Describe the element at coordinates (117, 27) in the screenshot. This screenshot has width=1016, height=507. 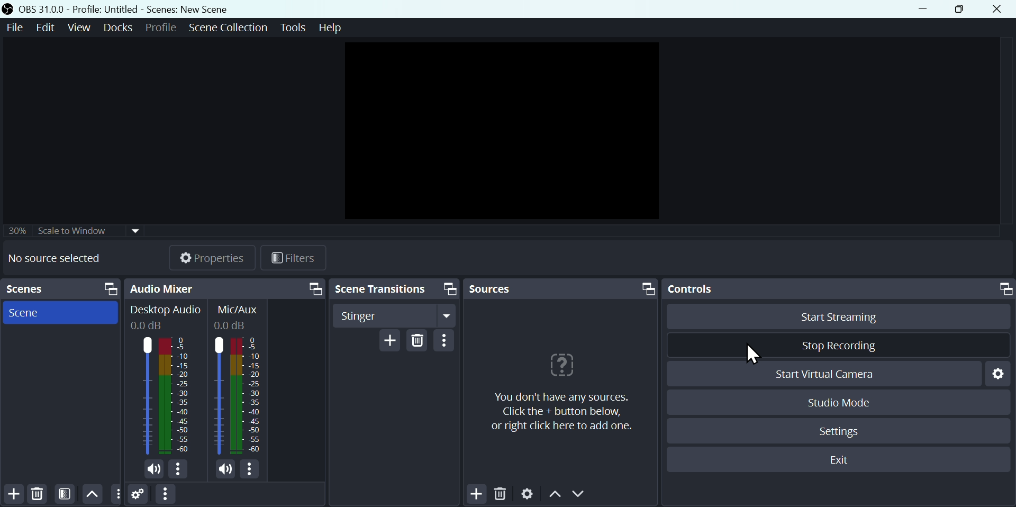
I see `Docks` at that location.